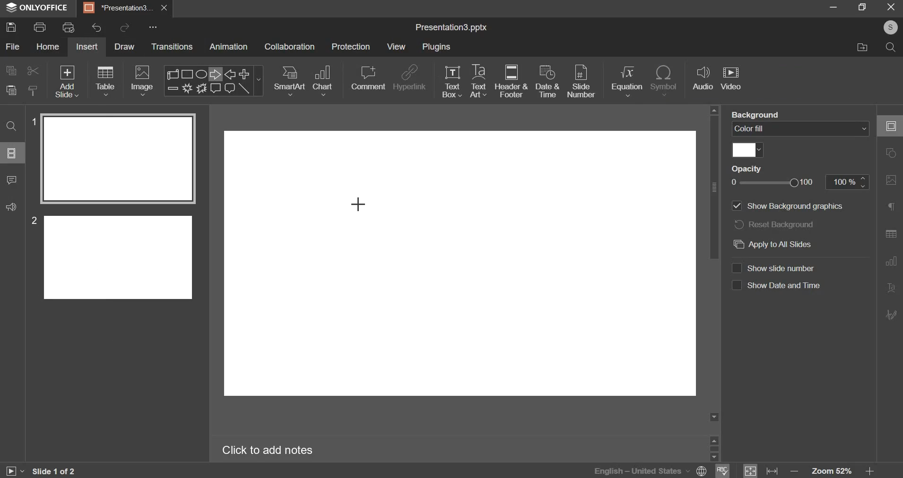 This screenshot has width=903, height=478. Describe the element at coordinates (714, 439) in the screenshot. I see `scroll up` at that location.